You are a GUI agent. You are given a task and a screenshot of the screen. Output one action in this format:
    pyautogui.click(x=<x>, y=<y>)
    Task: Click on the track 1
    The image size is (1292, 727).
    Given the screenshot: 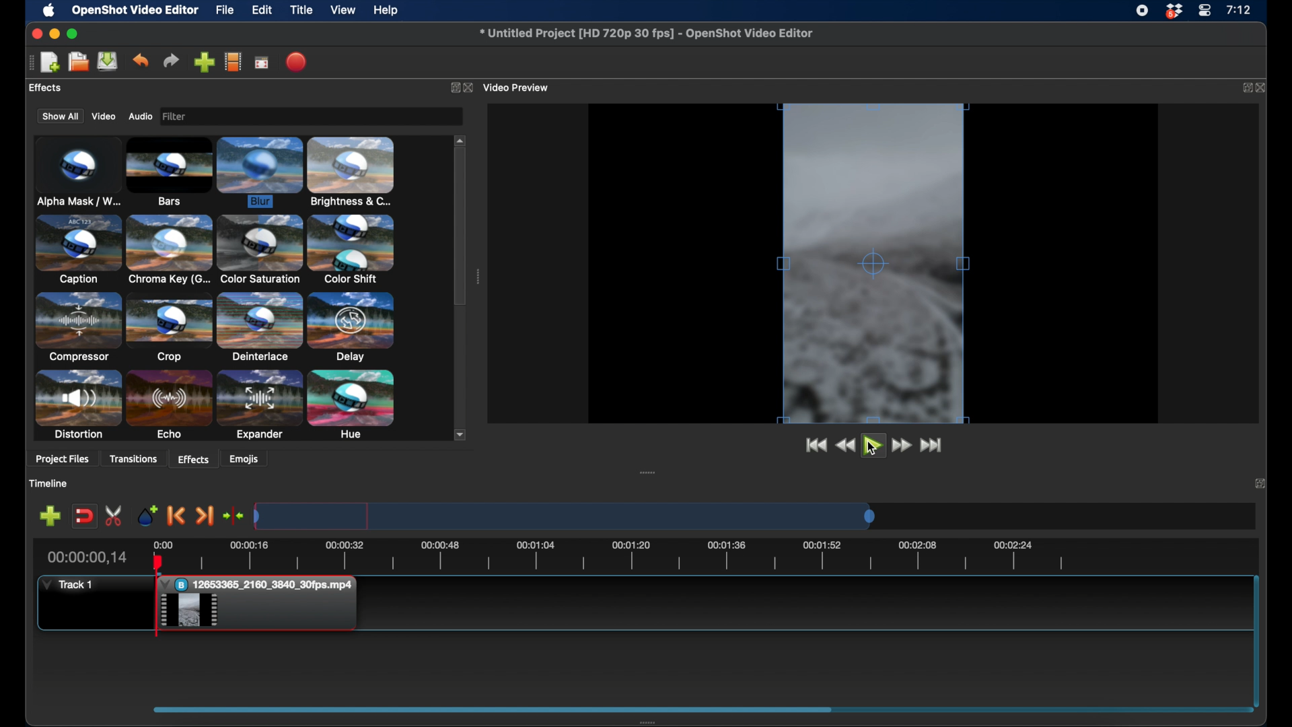 What is the action you would take?
    pyautogui.click(x=68, y=585)
    